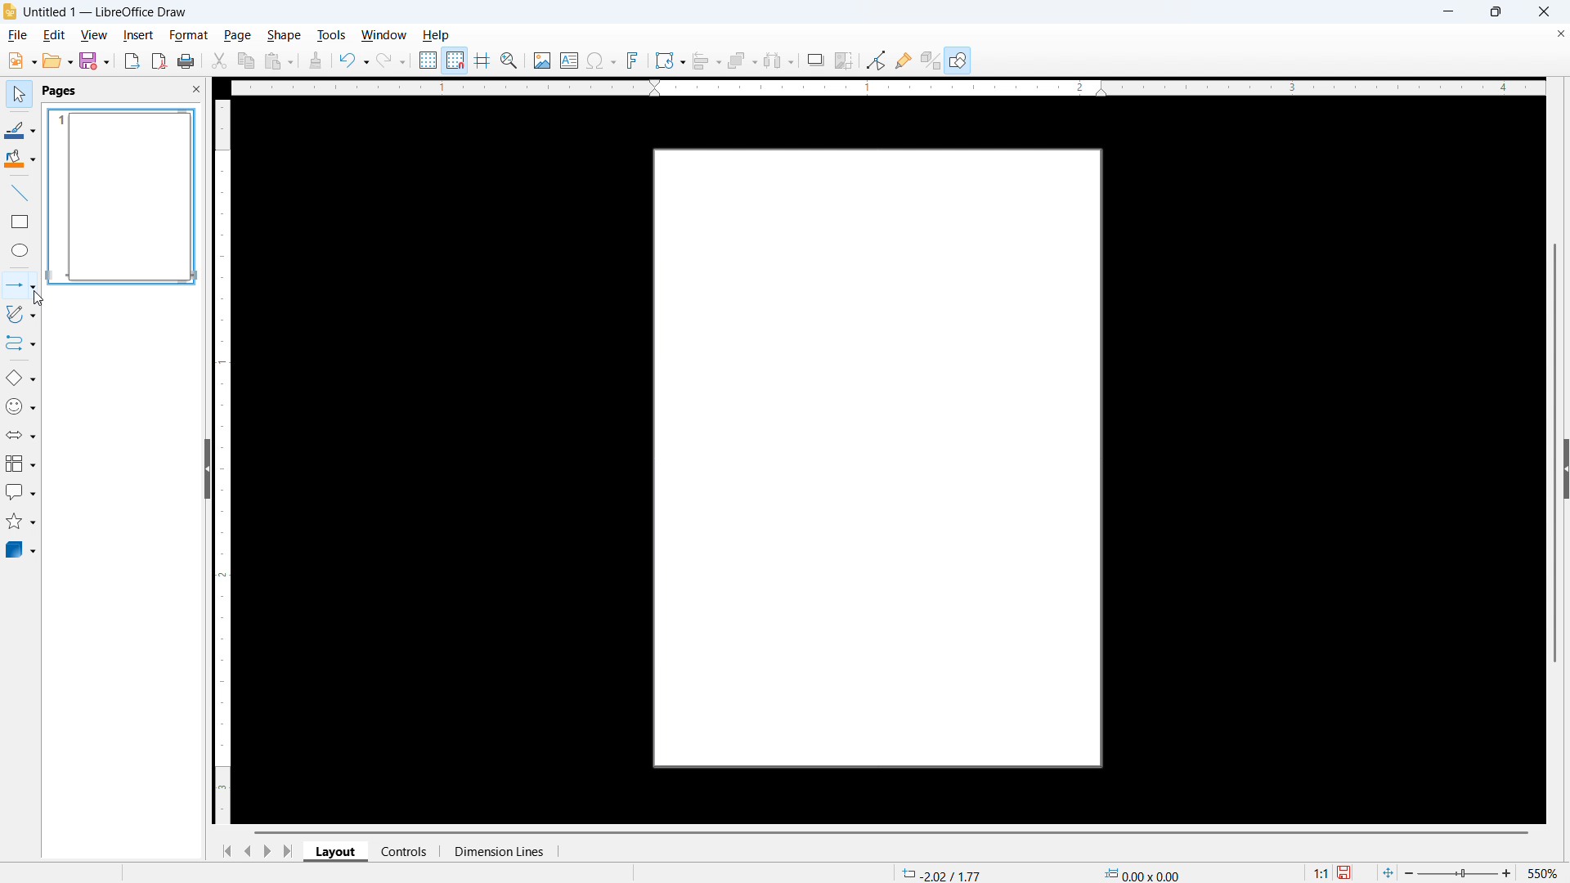 Image resolution: width=1570 pixels, height=883 pixels. I want to click on Window , so click(383, 35).